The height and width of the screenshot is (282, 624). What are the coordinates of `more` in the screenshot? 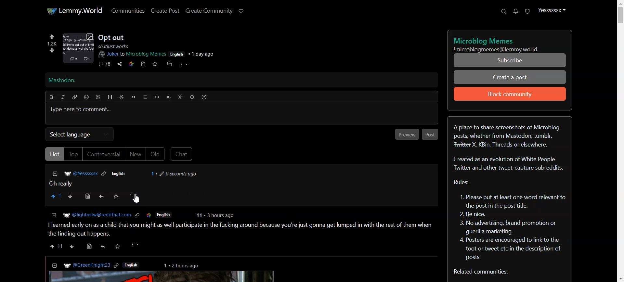 It's located at (184, 65).